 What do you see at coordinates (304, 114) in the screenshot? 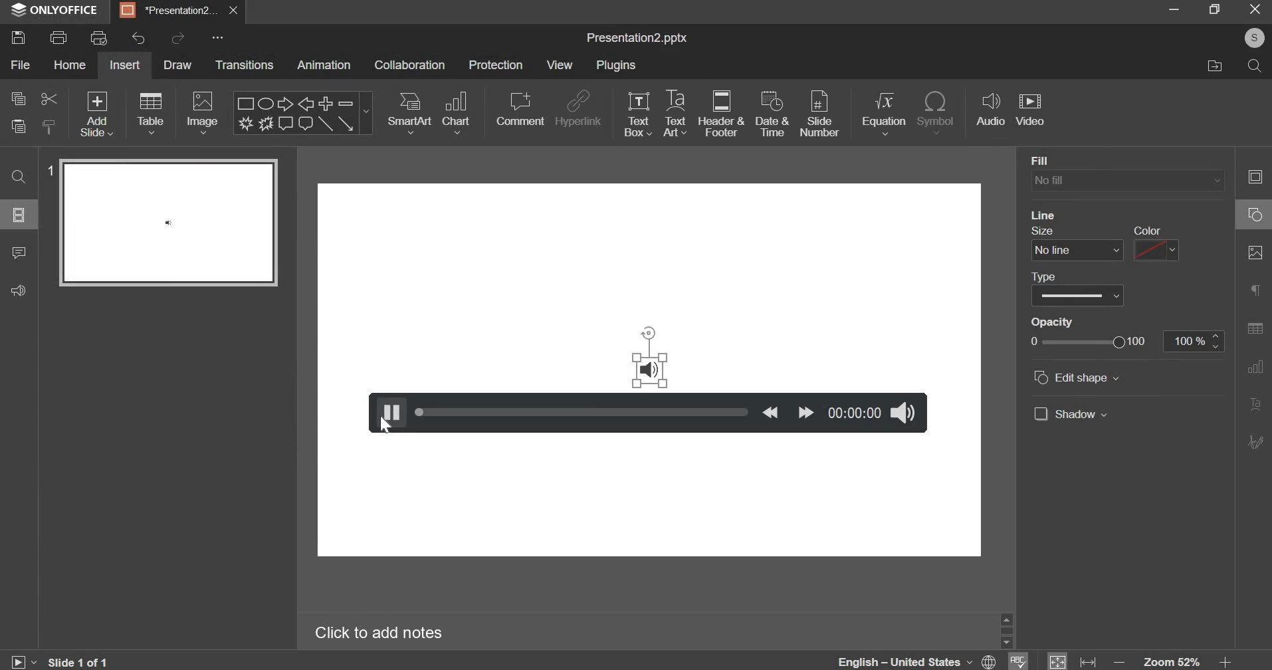
I see `shapes` at bounding box center [304, 114].